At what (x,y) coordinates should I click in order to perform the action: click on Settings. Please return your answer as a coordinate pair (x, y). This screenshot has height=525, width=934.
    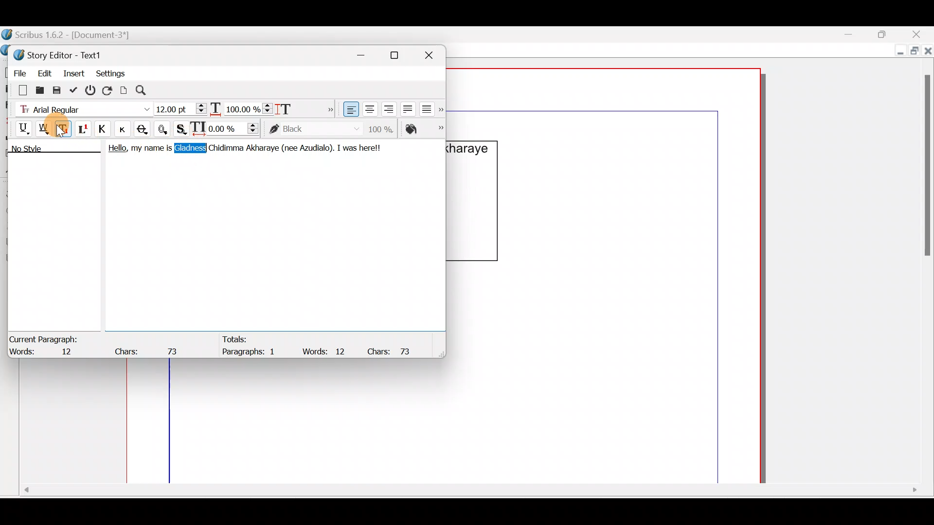
    Looking at the image, I should click on (110, 72).